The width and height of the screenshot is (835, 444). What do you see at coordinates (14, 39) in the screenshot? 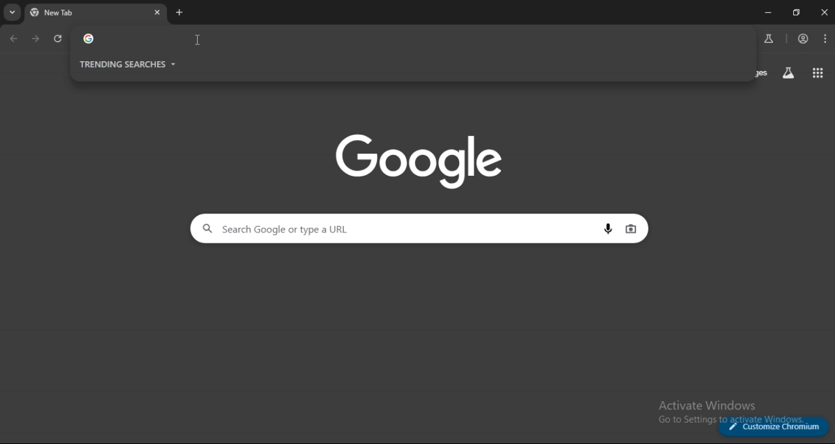
I see `go back one page` at bounding box center [14, 39].